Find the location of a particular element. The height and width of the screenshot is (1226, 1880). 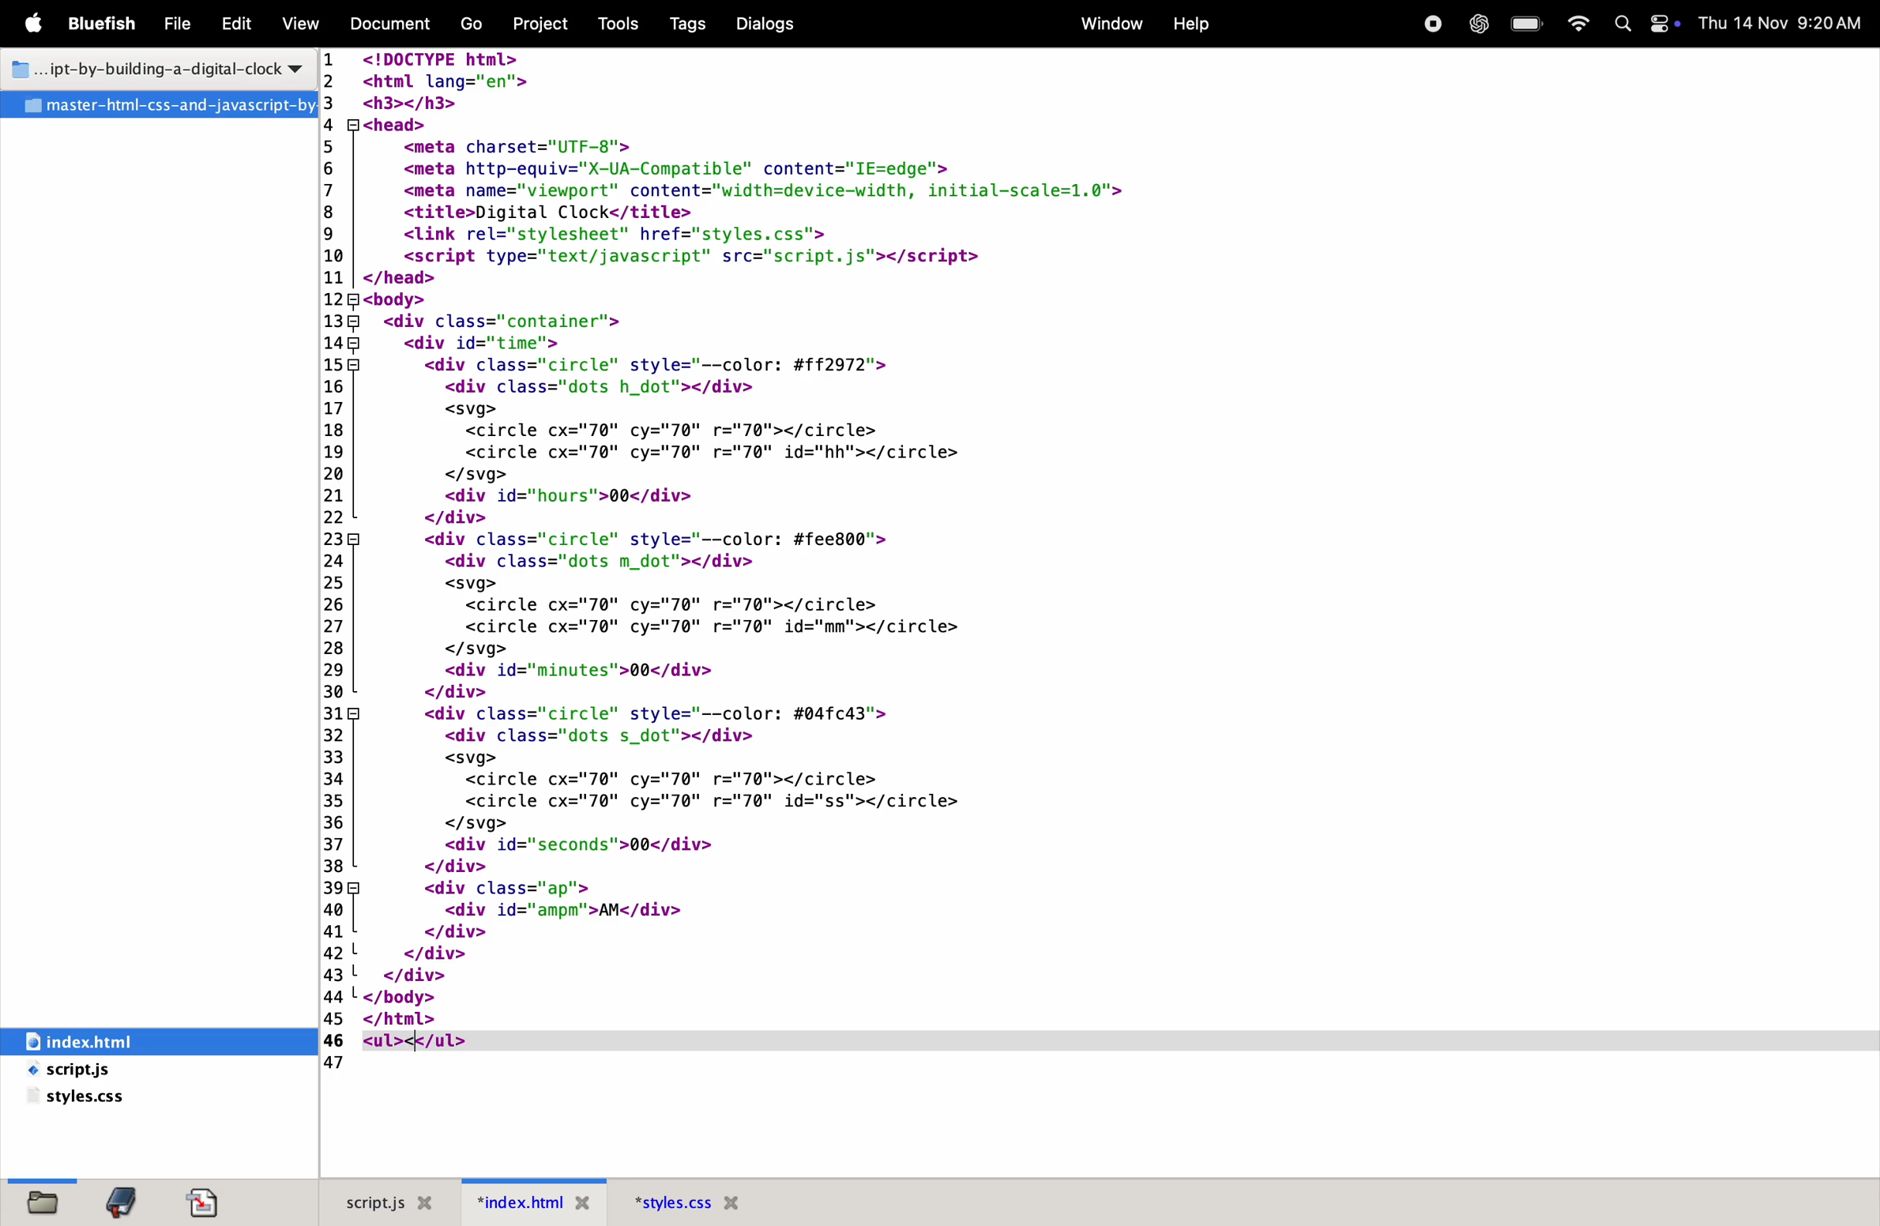

code block is located at coordinates (845, 540).